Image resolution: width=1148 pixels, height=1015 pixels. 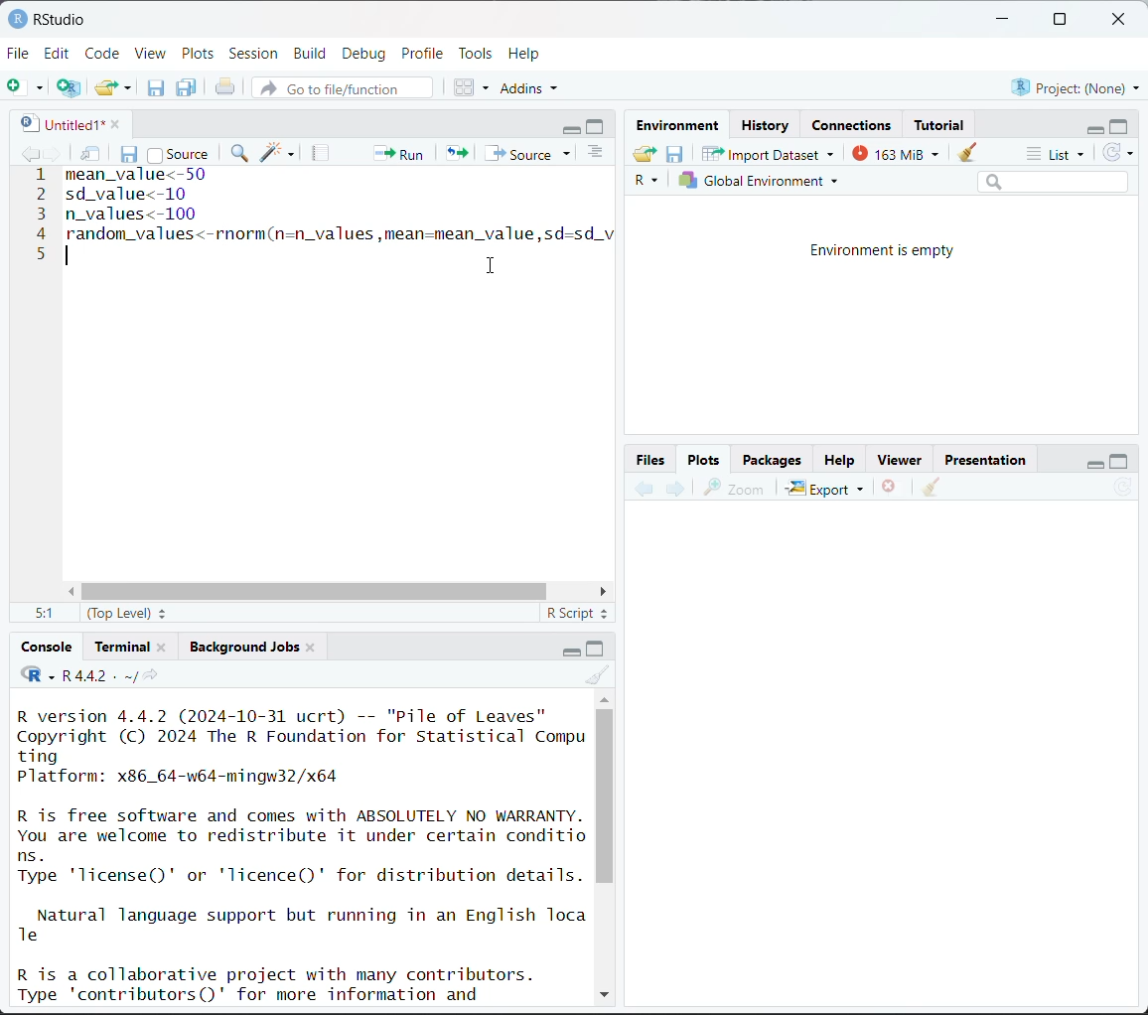 I want to click on Tools, so click(x=476, y=52).